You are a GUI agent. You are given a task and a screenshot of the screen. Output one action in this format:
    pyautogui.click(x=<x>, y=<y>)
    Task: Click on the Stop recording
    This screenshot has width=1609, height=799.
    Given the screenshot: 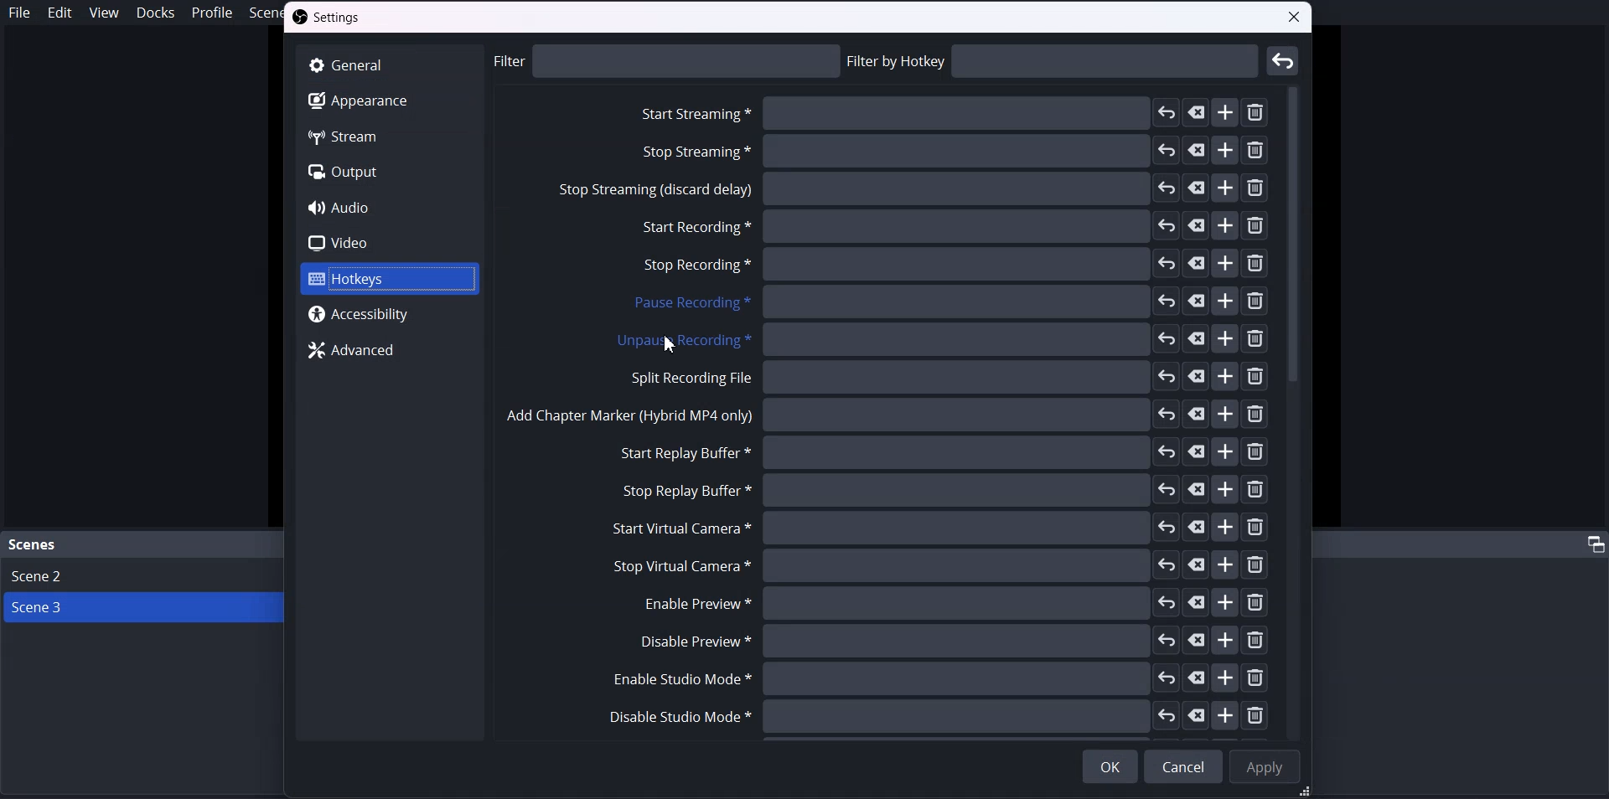 What is the action you would take?
    pyautogui.click(x=955, y=265)
    